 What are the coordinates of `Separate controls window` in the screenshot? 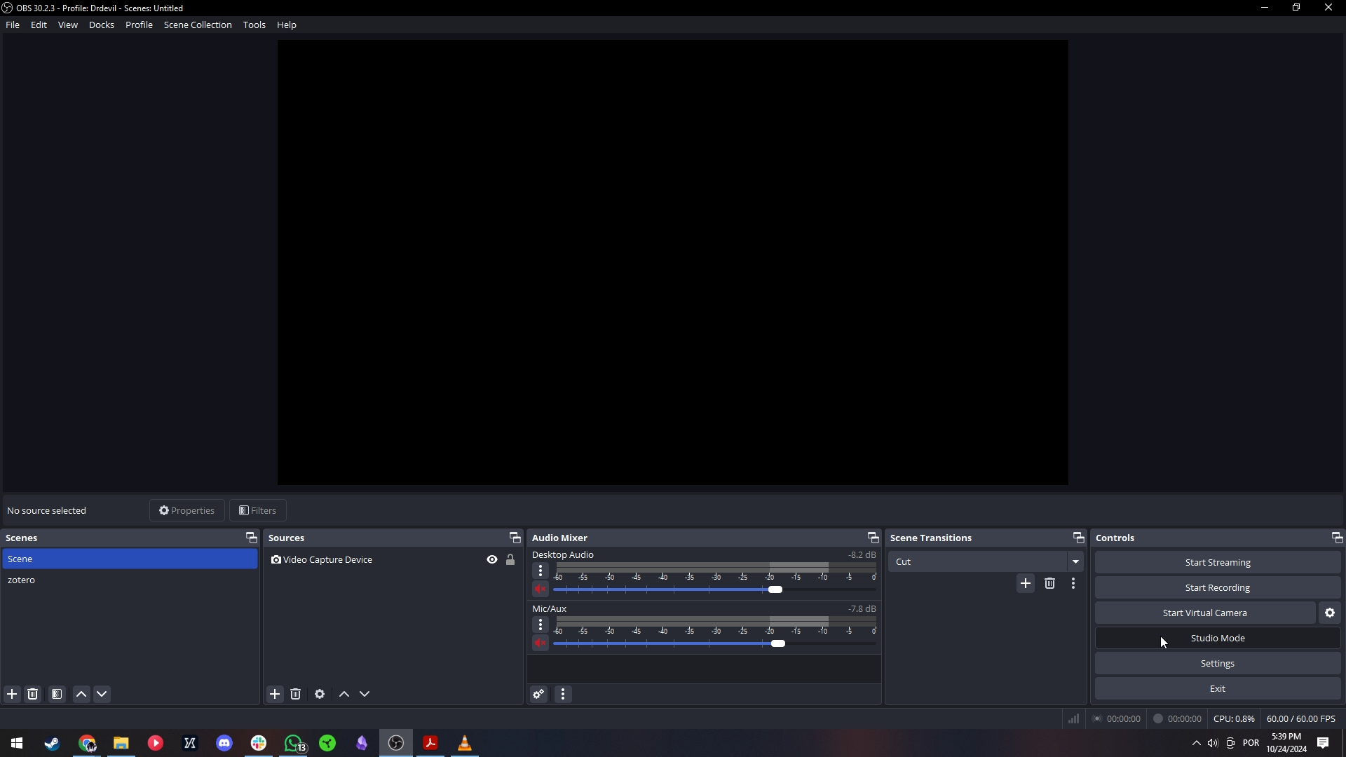 It's located at (1338, 538).